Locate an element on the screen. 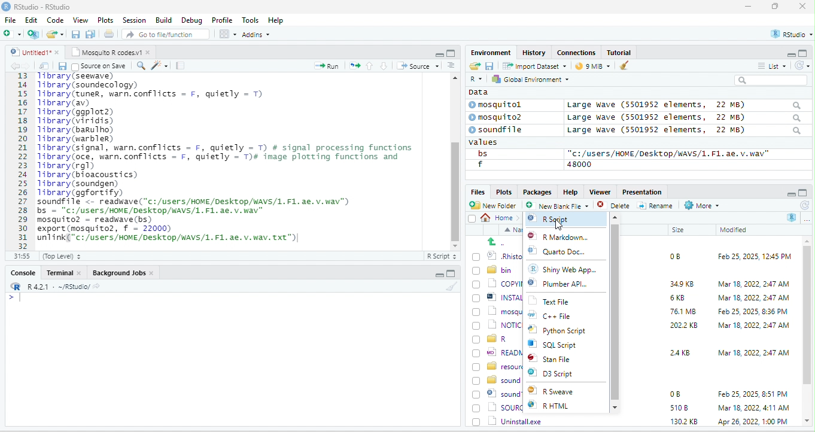 This screenshot has width=815, height=432. folder is located at coordinates (56, 34).